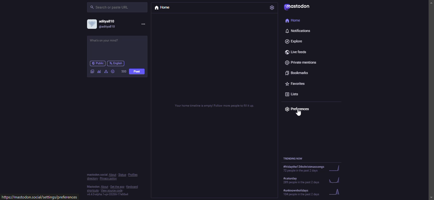 This screenshot has width=434, height=200. I want to click on bookmarks, so click(295, 72).